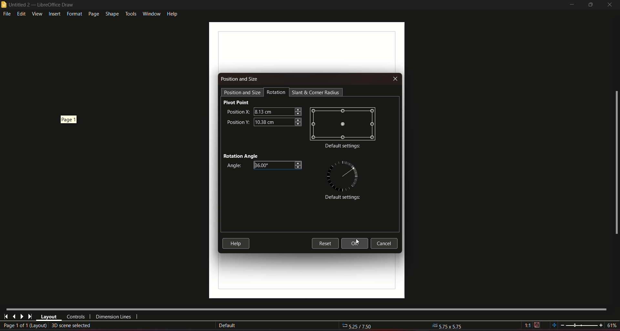  What do you see at coordinates (356, 242) in the screenshot?
I see `Cursor` at bounding box center [356, 242].